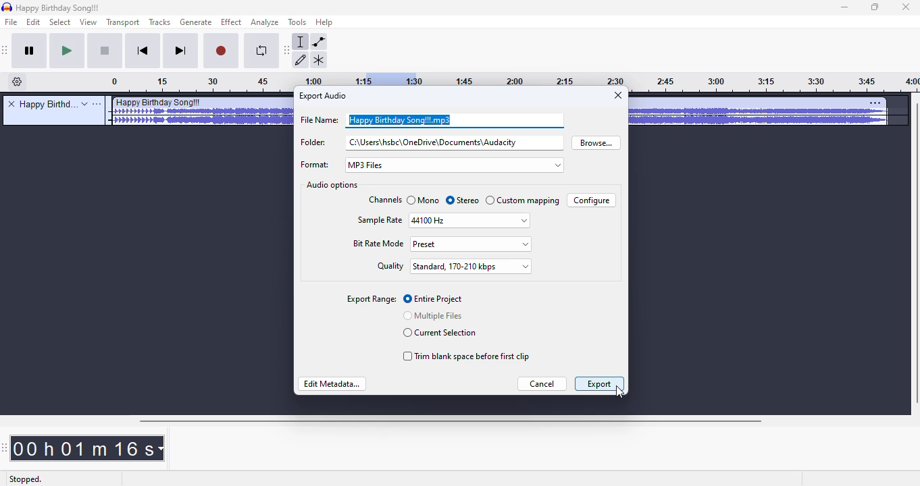  Describe the element at coordinates (315, 165) in the screenshot. I see `format:` at that location.